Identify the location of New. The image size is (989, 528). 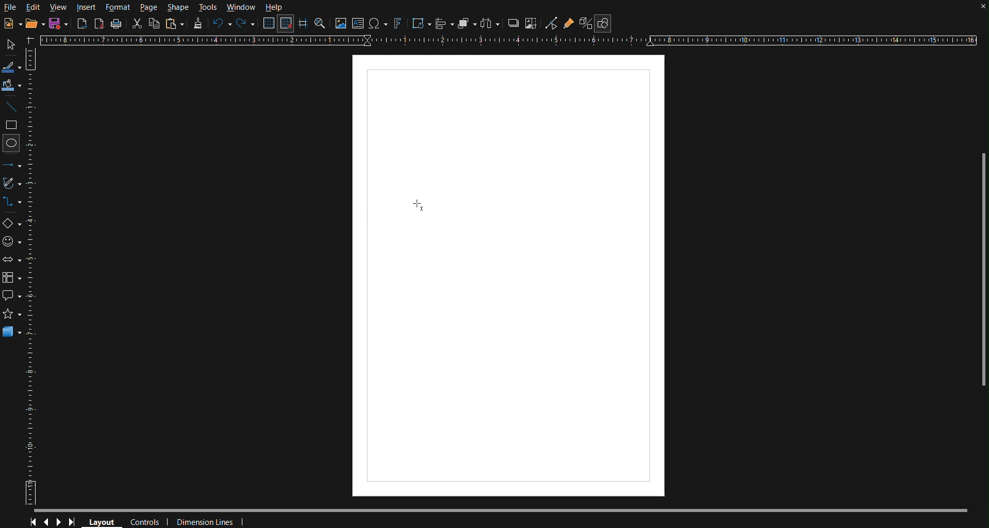
(57, 24).